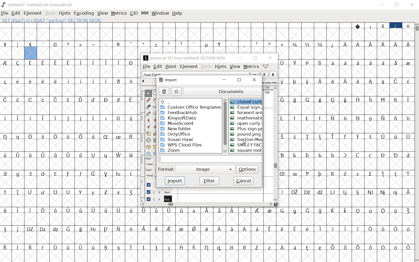 The width and height of the screenshot is (419, 262). What do you see at coordinates (333, 44) in the screenshot?
I see `special symbol` at bounding box center [333, 44].